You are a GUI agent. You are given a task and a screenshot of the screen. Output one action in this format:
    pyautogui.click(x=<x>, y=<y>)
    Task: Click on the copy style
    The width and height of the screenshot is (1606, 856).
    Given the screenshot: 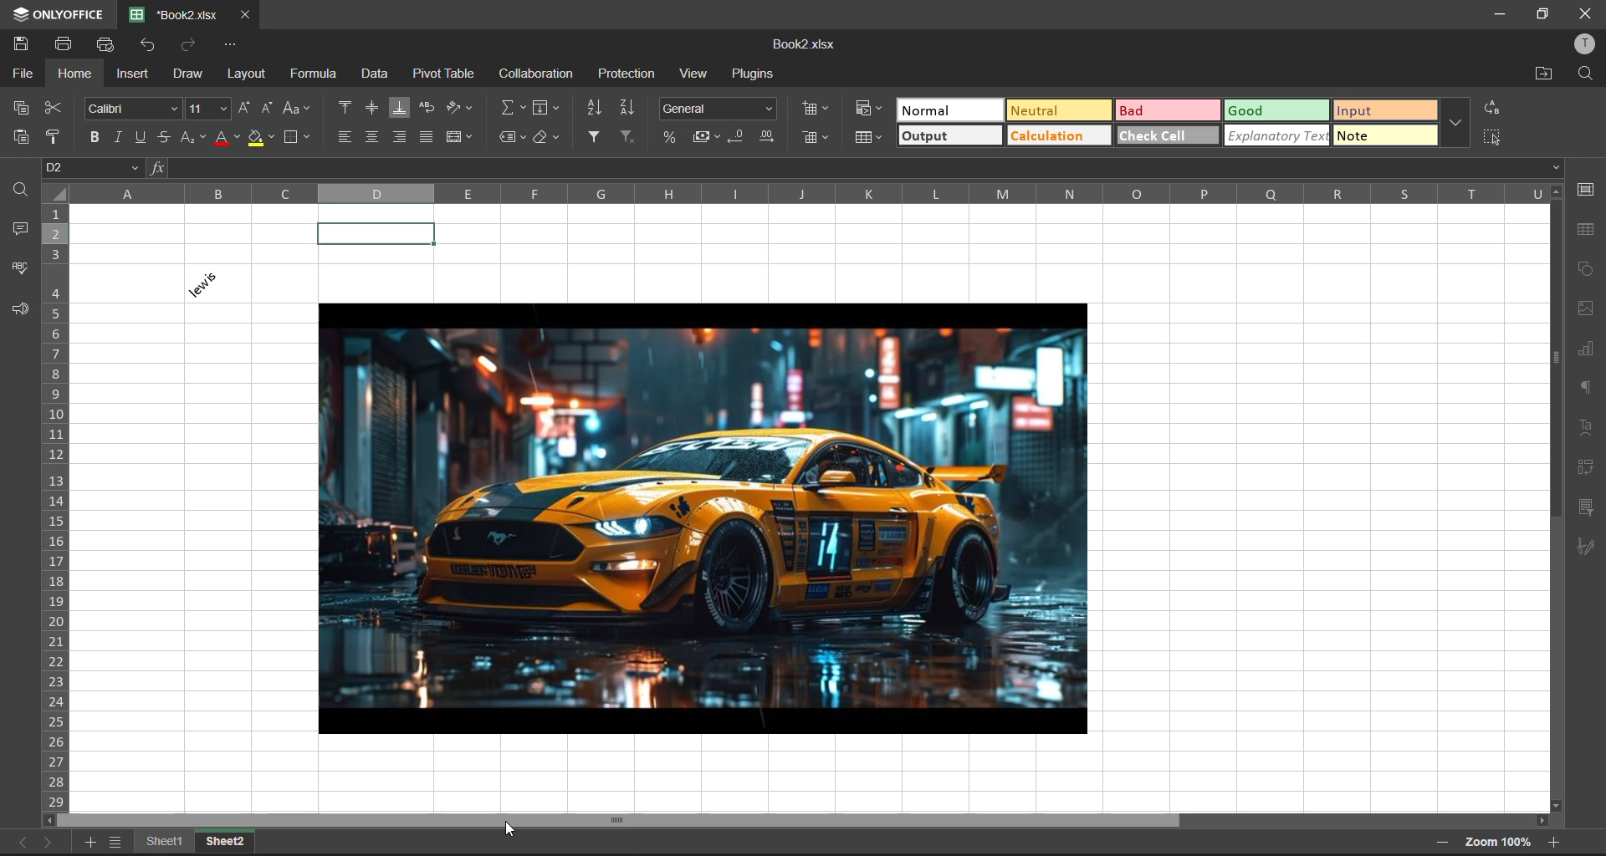 What is the action you would take?
    pyautogui.click(x=54, y=137)
    